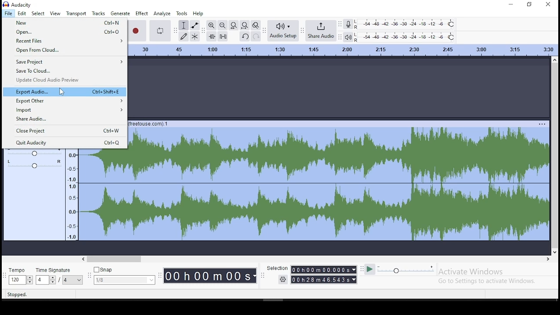 The image size is (560, 315). I want to click on redo, so click(255, 36).